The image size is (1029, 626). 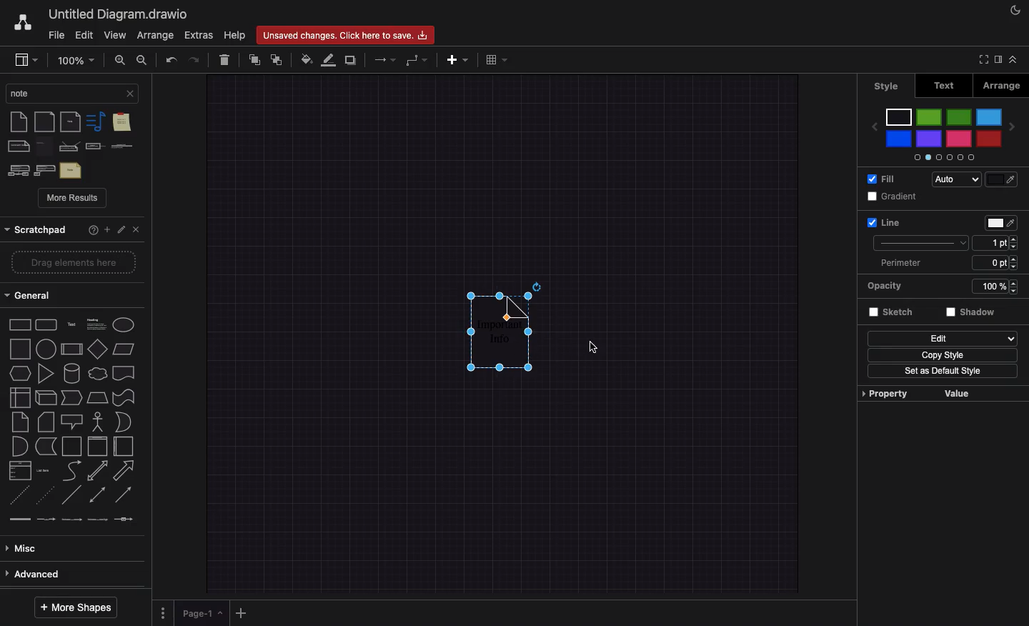 I want to click on note , so click(x=17, y=122).